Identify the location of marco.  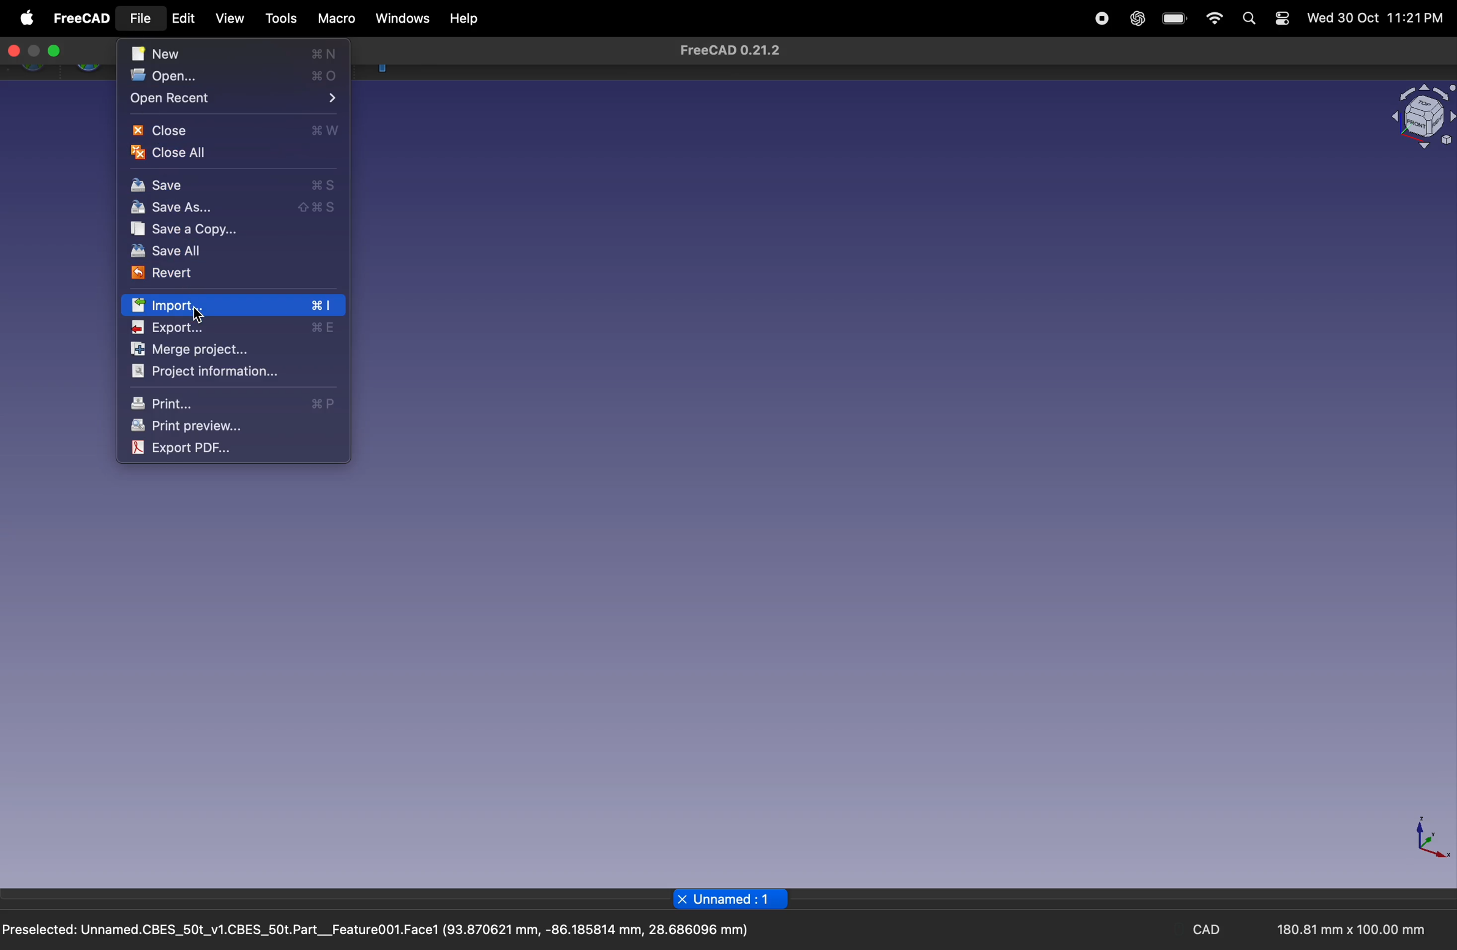
(334, 19).